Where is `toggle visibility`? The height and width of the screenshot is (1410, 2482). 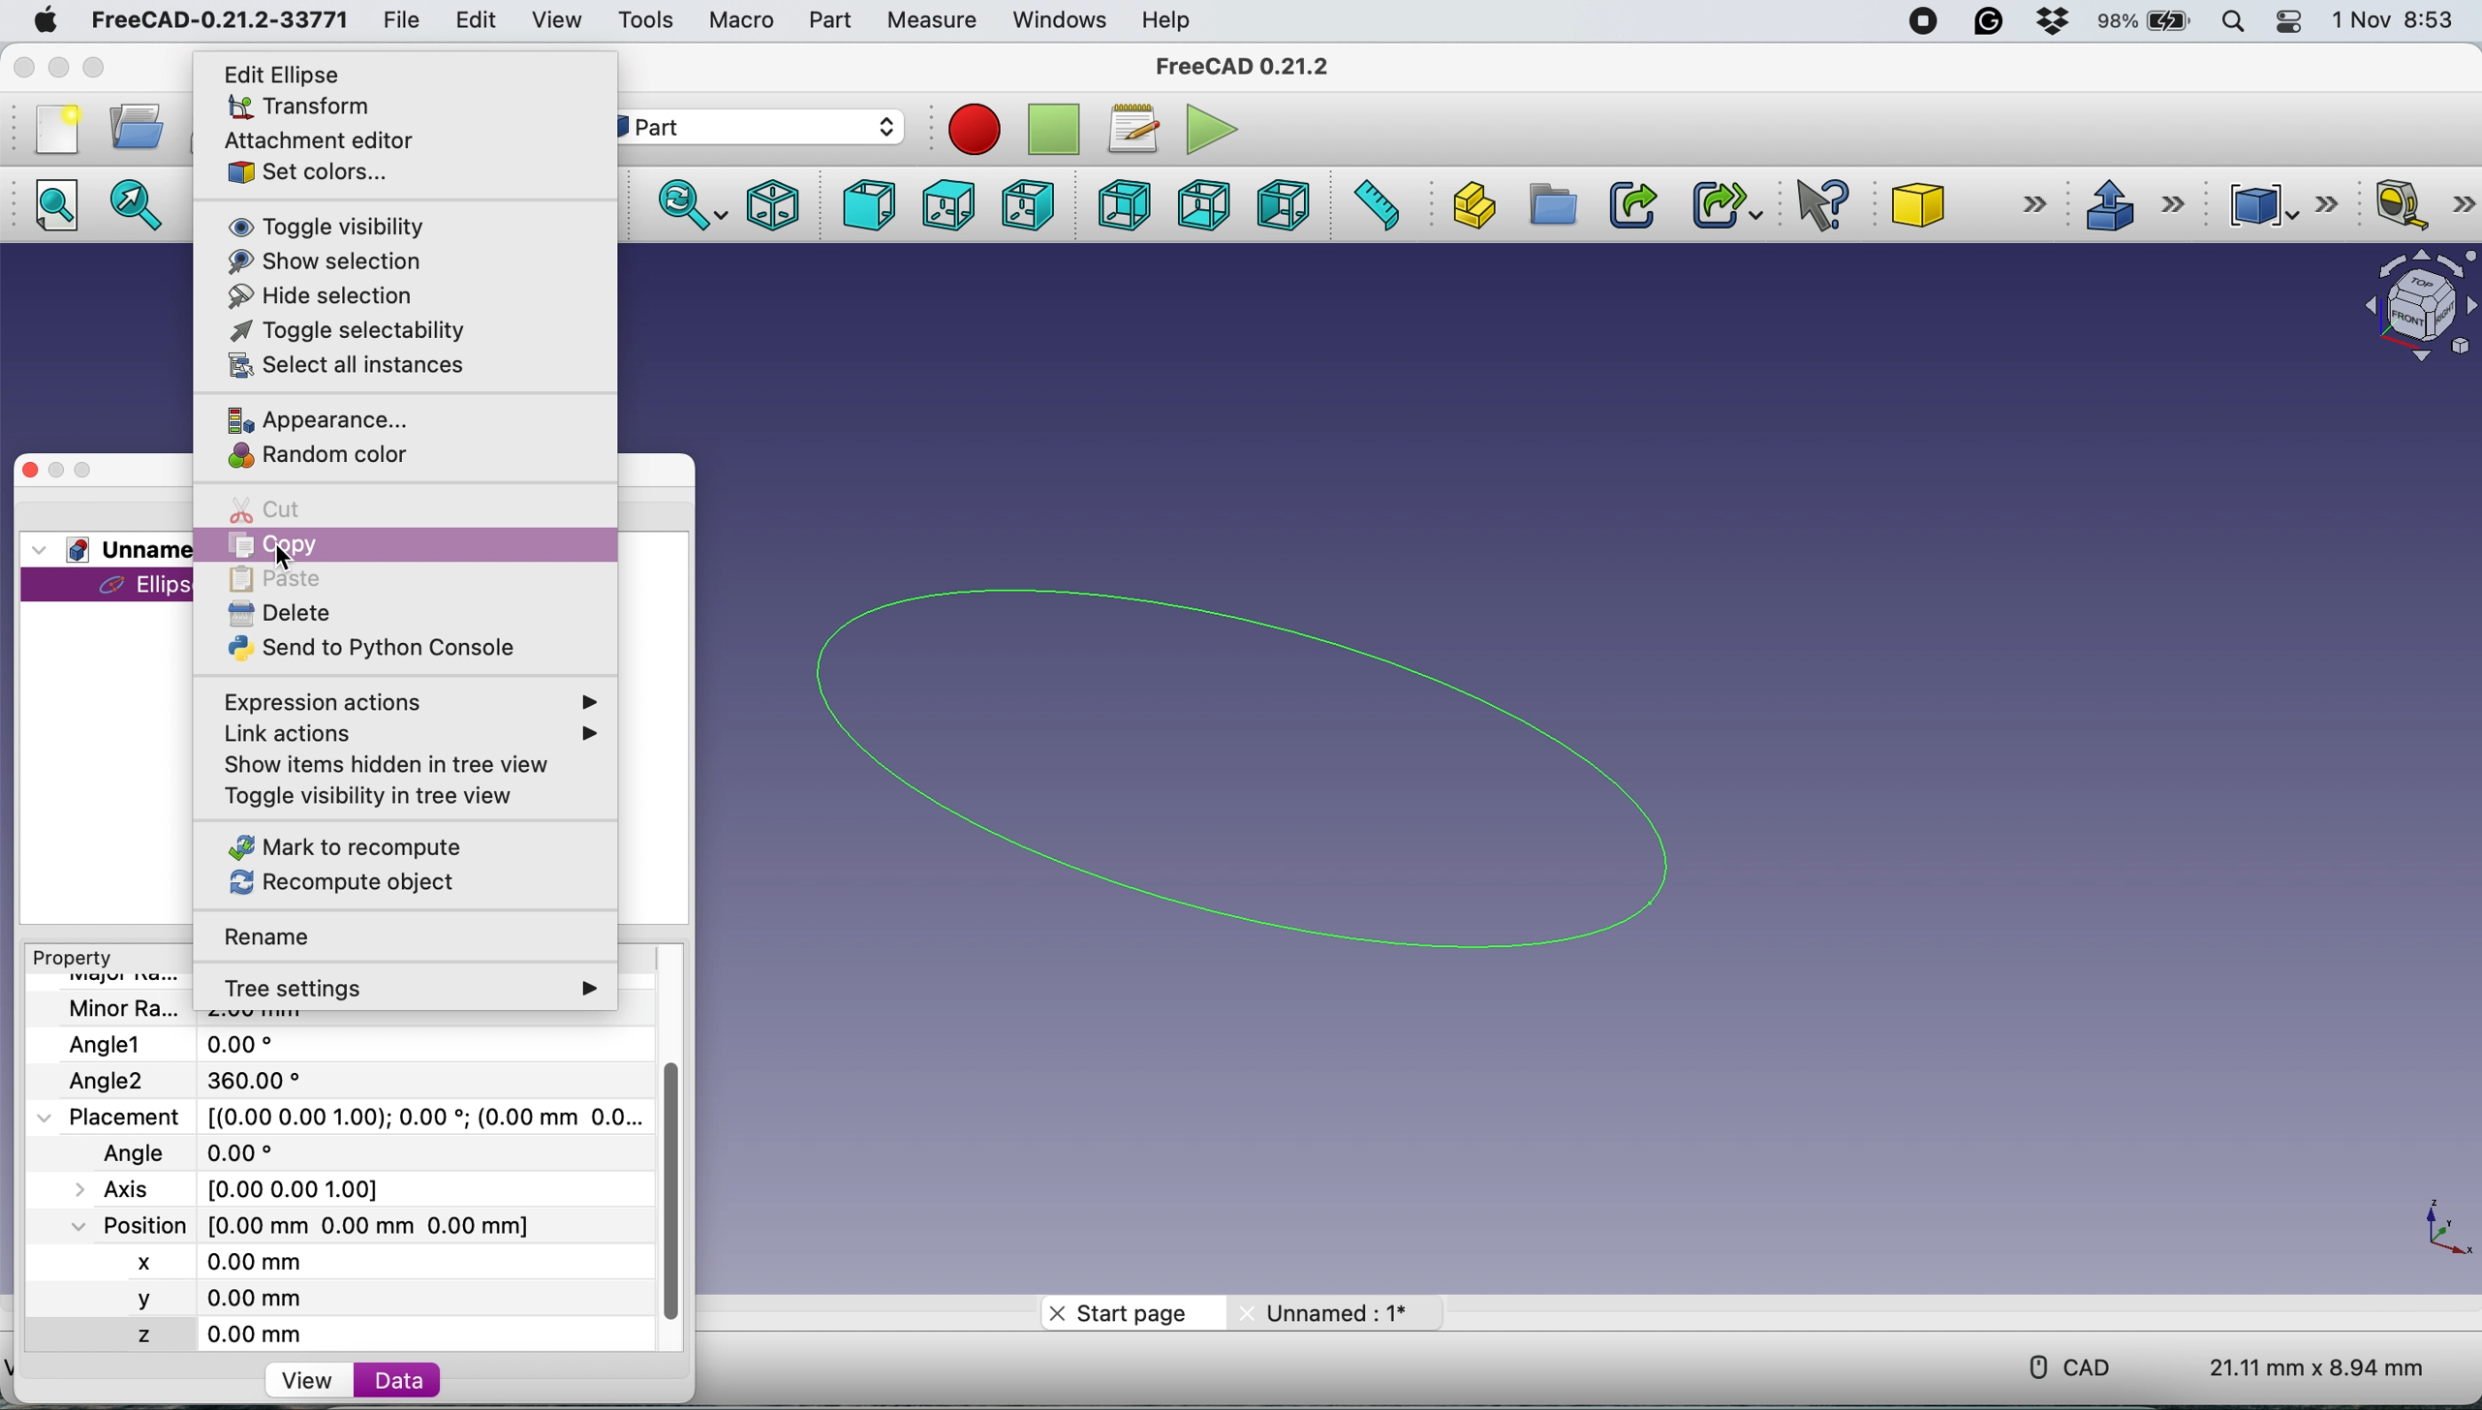 toggle visibility is located at coordinates (332, 228).